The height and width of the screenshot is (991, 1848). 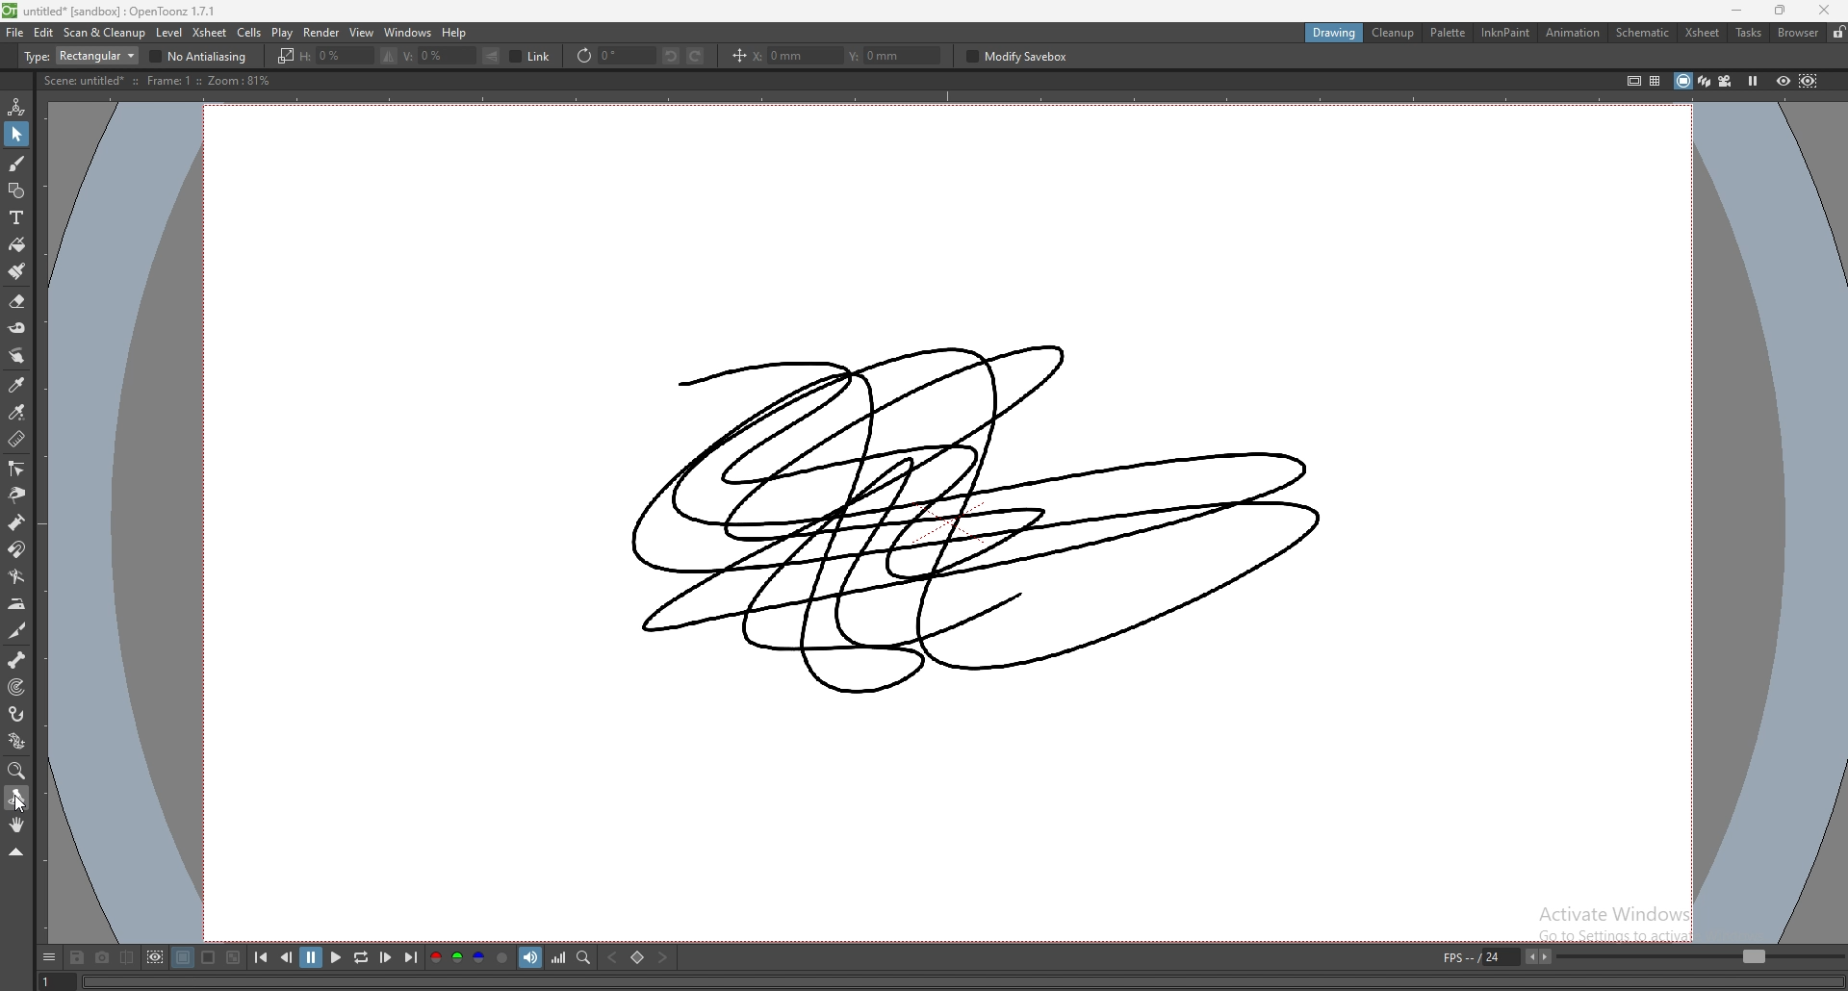 I want to click on green channel, so click(x=458, y=957).